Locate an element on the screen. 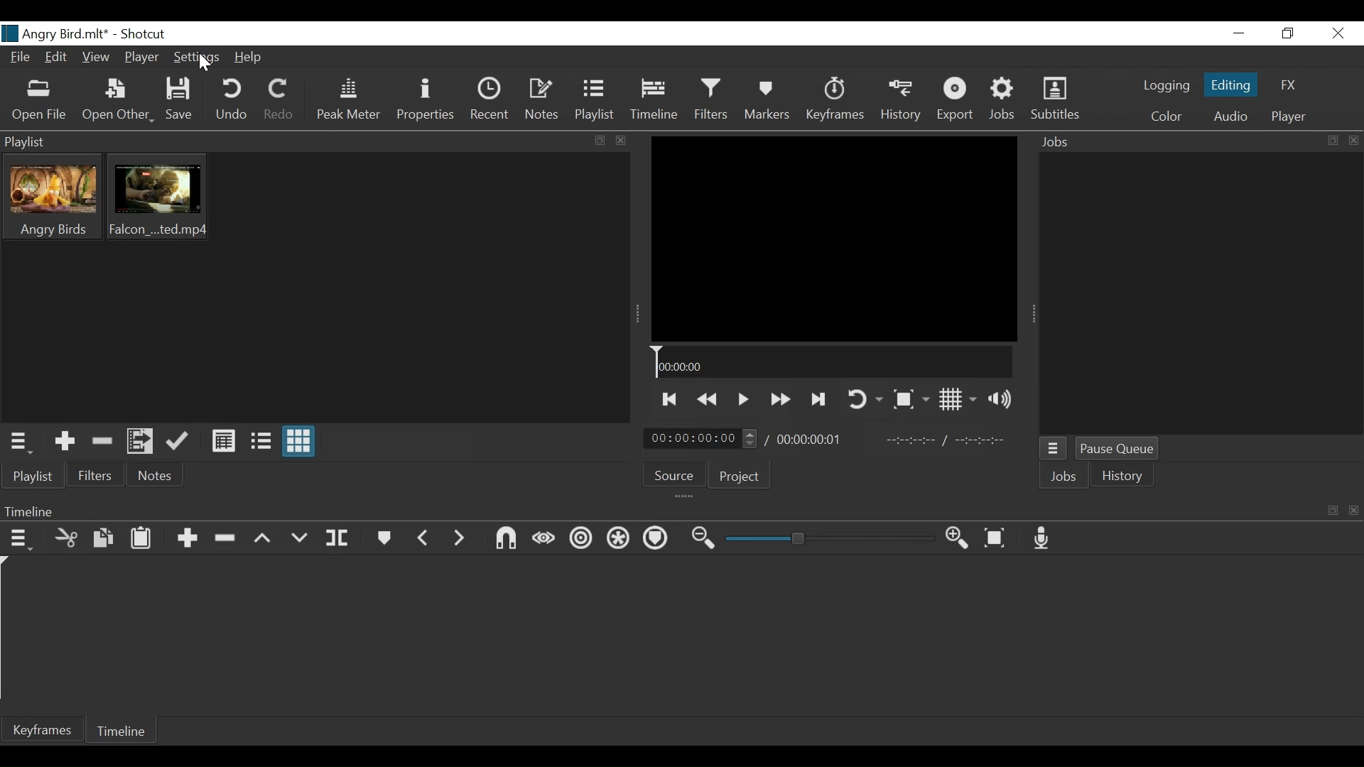 The width and height of the screenshot is (1364, 767). Toggle player looping is located at coordinates (862, 400).